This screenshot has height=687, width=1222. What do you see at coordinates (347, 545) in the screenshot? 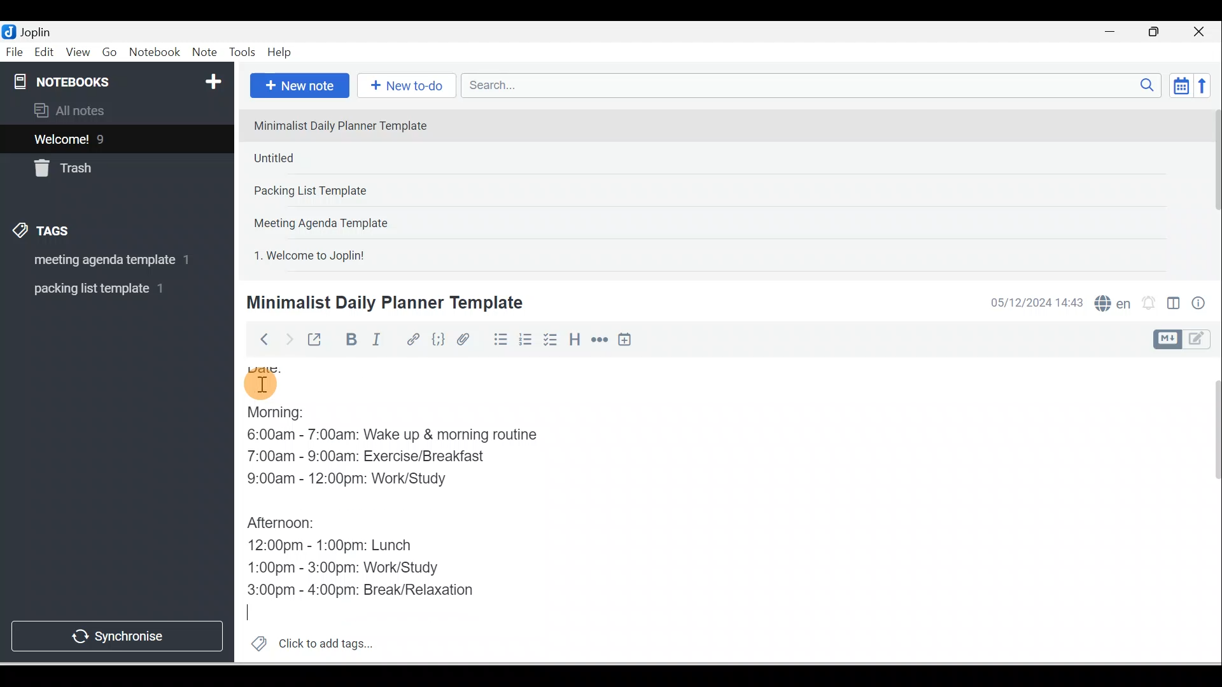
I see `12:00pm - 1:00pm: Lunch` at bounding box center [347, 545].